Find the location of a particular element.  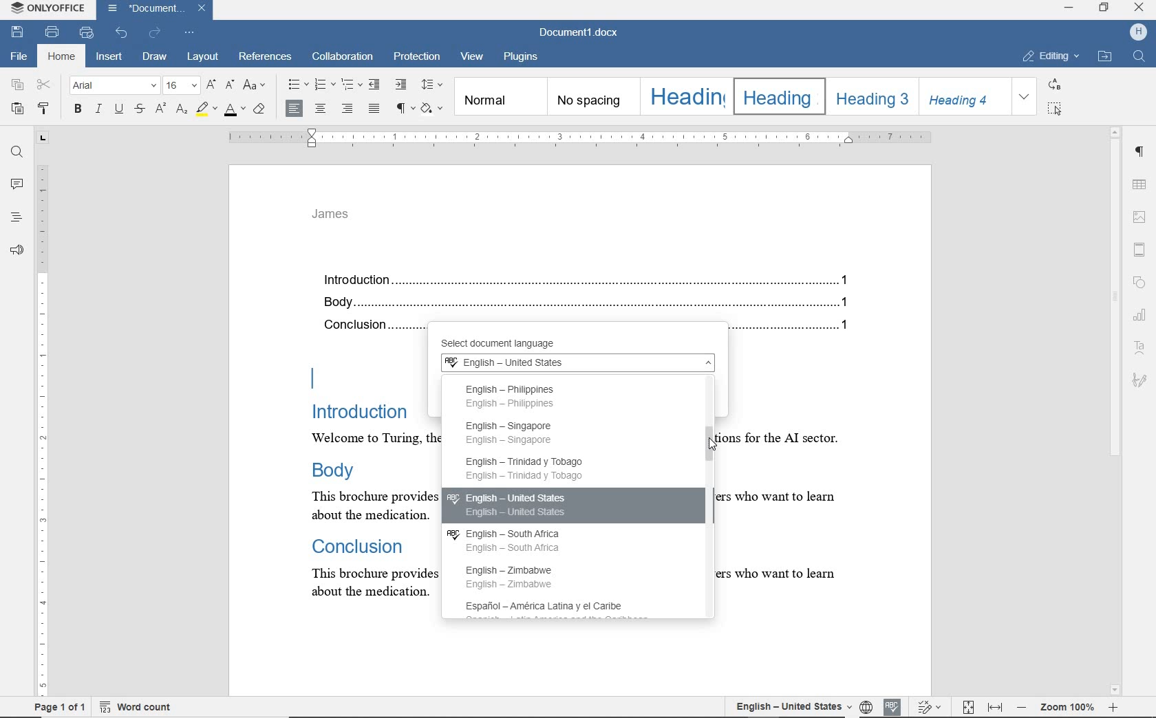

bold is located at coordinates (77, 110).